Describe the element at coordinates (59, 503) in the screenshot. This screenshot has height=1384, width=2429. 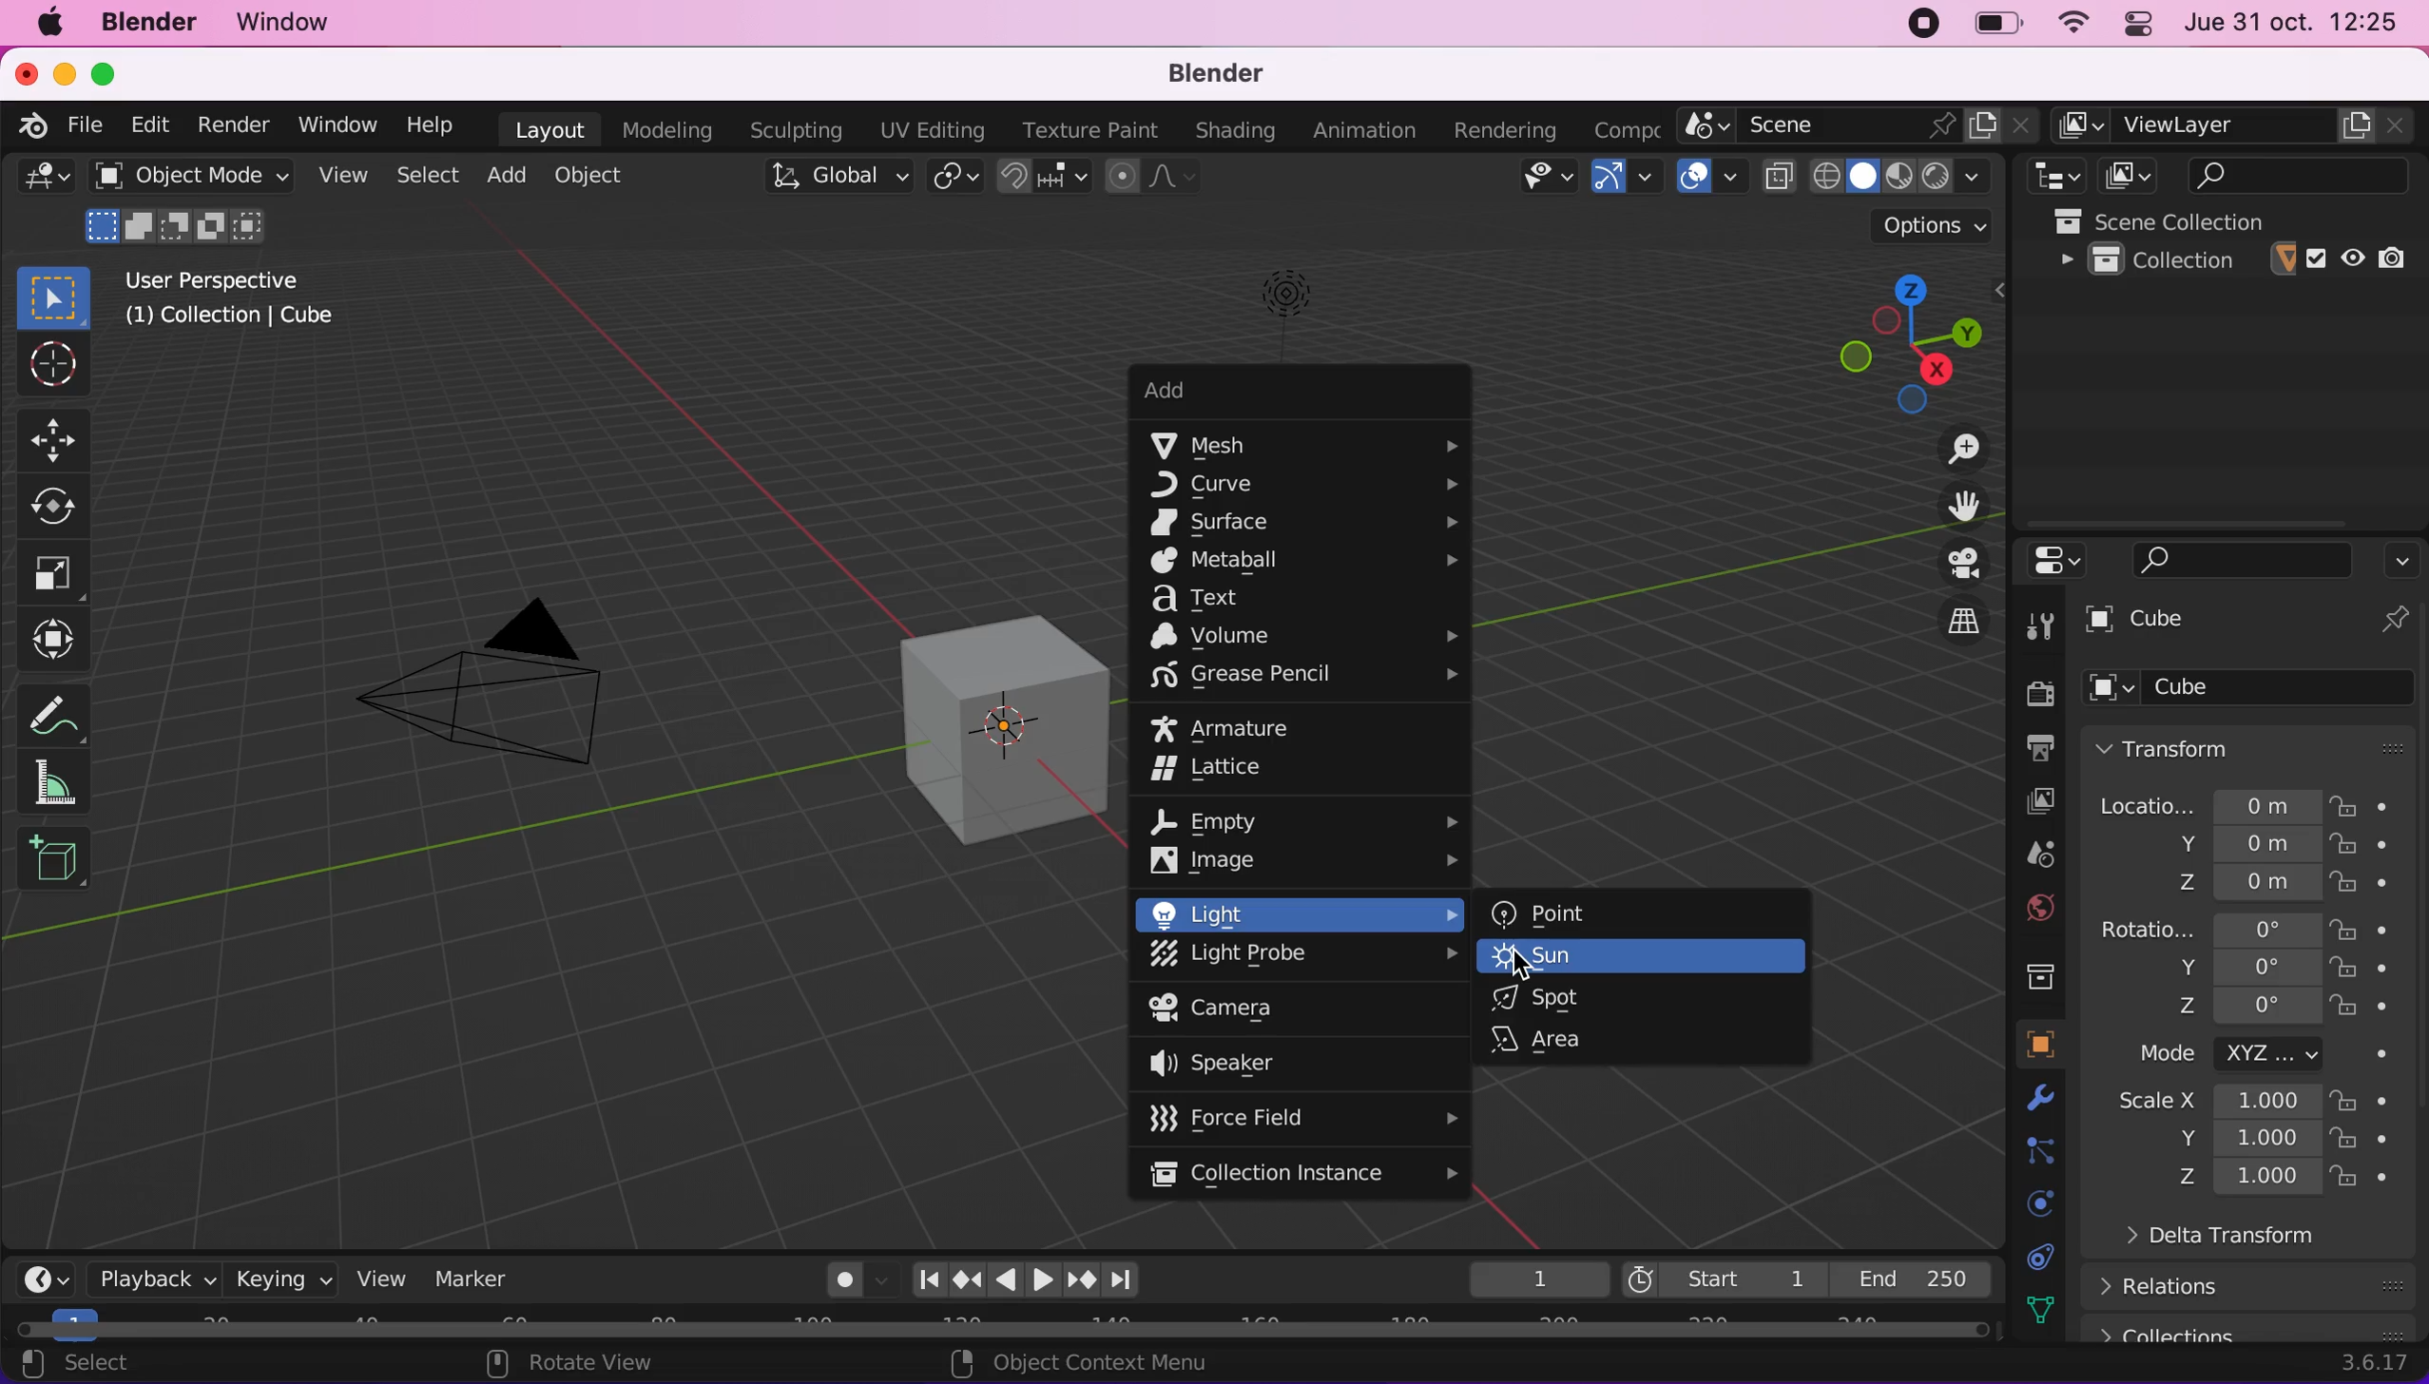
I see `rotate` at that location.